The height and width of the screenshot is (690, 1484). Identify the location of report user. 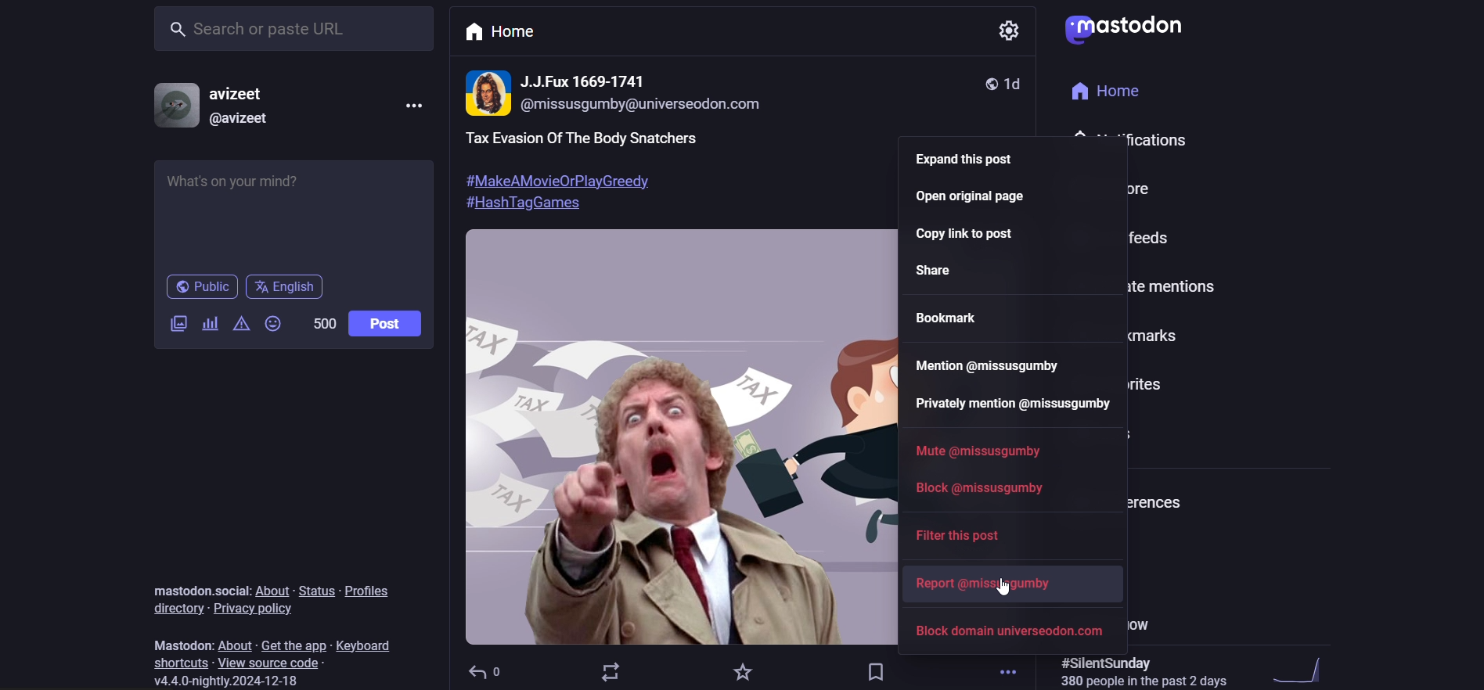
(989, 585).